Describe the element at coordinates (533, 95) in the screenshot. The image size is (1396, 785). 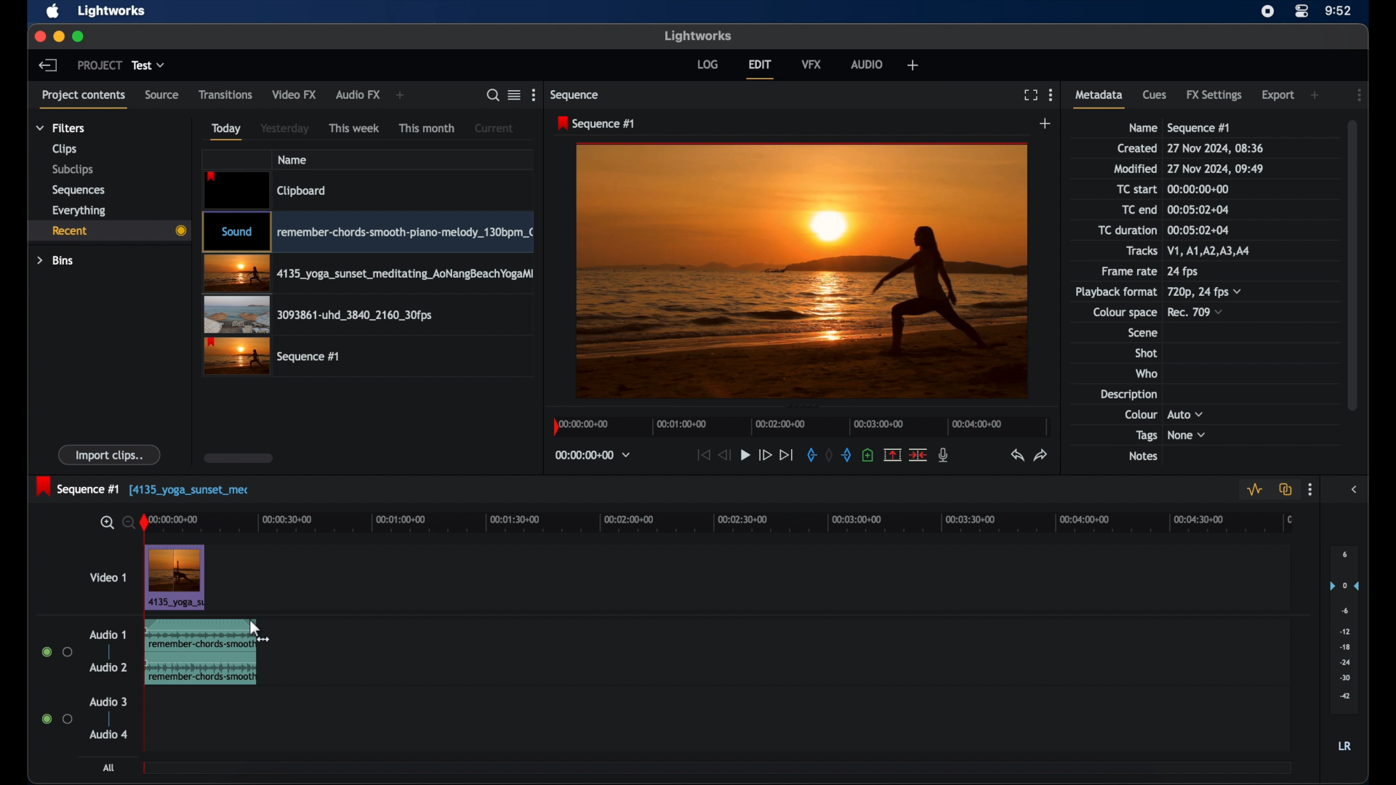
I see `more options` at that location.